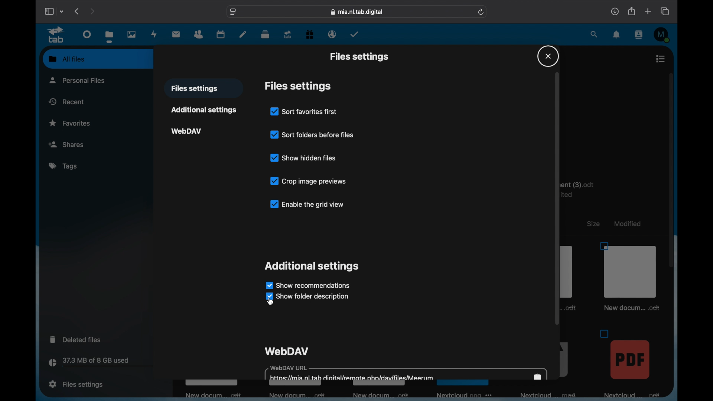 The width and height of the screenshot is (713, 401). Describe the element at coordinates (615, 11) in the screenshot. I see `downloads` at that location.